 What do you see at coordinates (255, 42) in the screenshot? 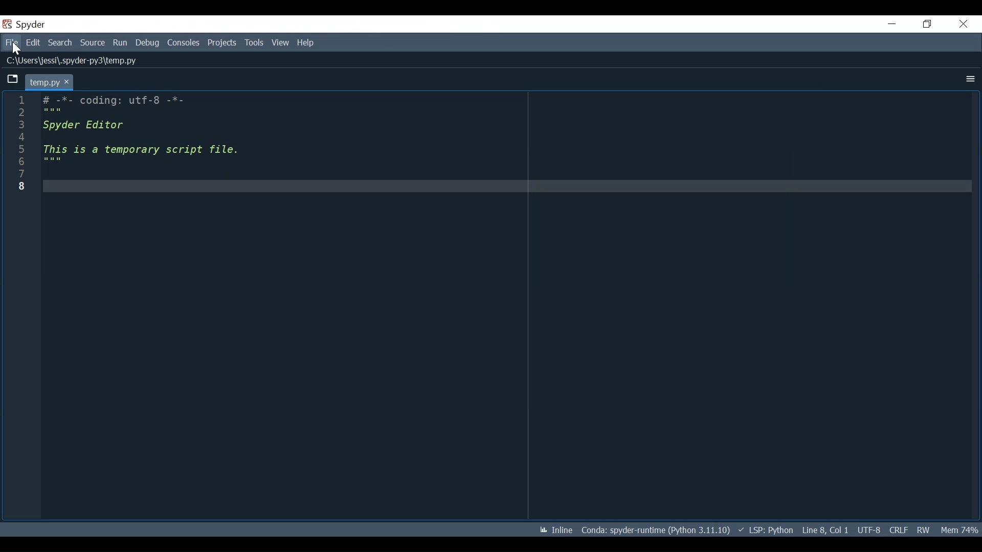
I see `Tools` at bounding box center [255, 42].